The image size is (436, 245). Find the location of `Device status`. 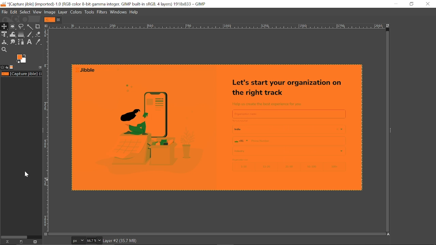

Device status is located at coordinates (7, 67).